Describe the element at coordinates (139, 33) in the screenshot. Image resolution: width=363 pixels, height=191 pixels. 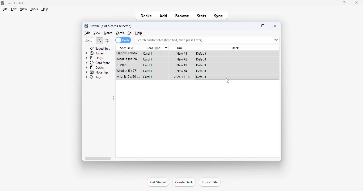
I see `help` at that location.